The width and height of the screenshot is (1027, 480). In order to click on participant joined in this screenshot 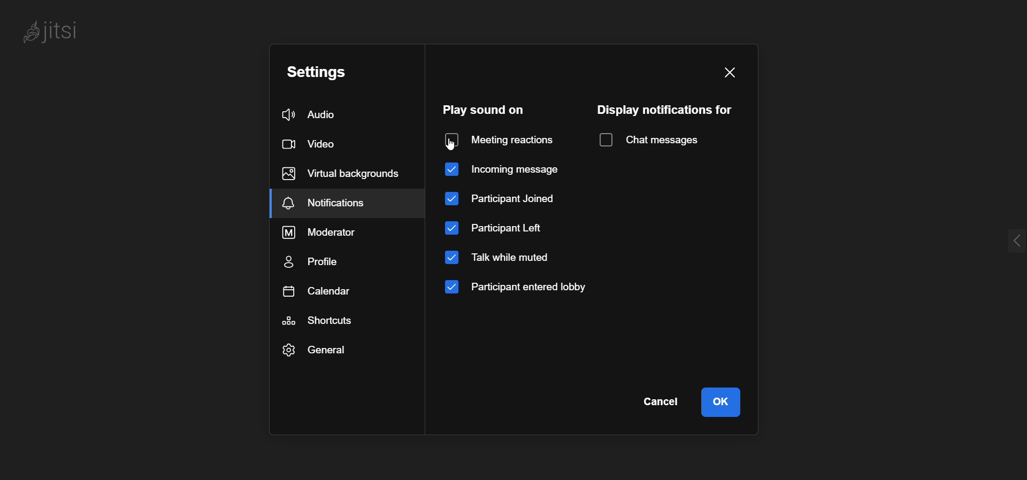, I will do `click(502, 200)`.